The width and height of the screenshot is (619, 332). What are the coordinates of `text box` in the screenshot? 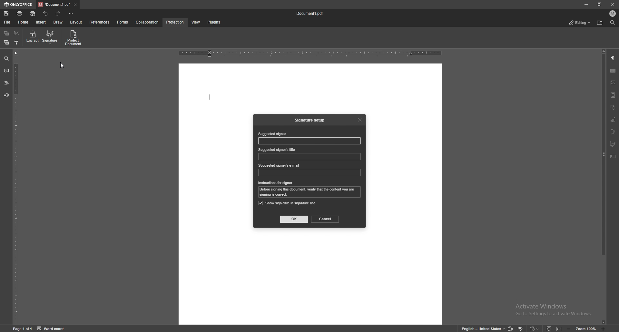 It's located at (613, 156).